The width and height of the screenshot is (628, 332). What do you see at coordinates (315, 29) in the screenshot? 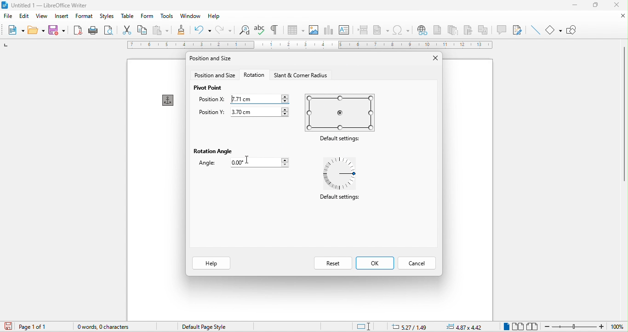
I see `image` at bounding box center [315, 29].